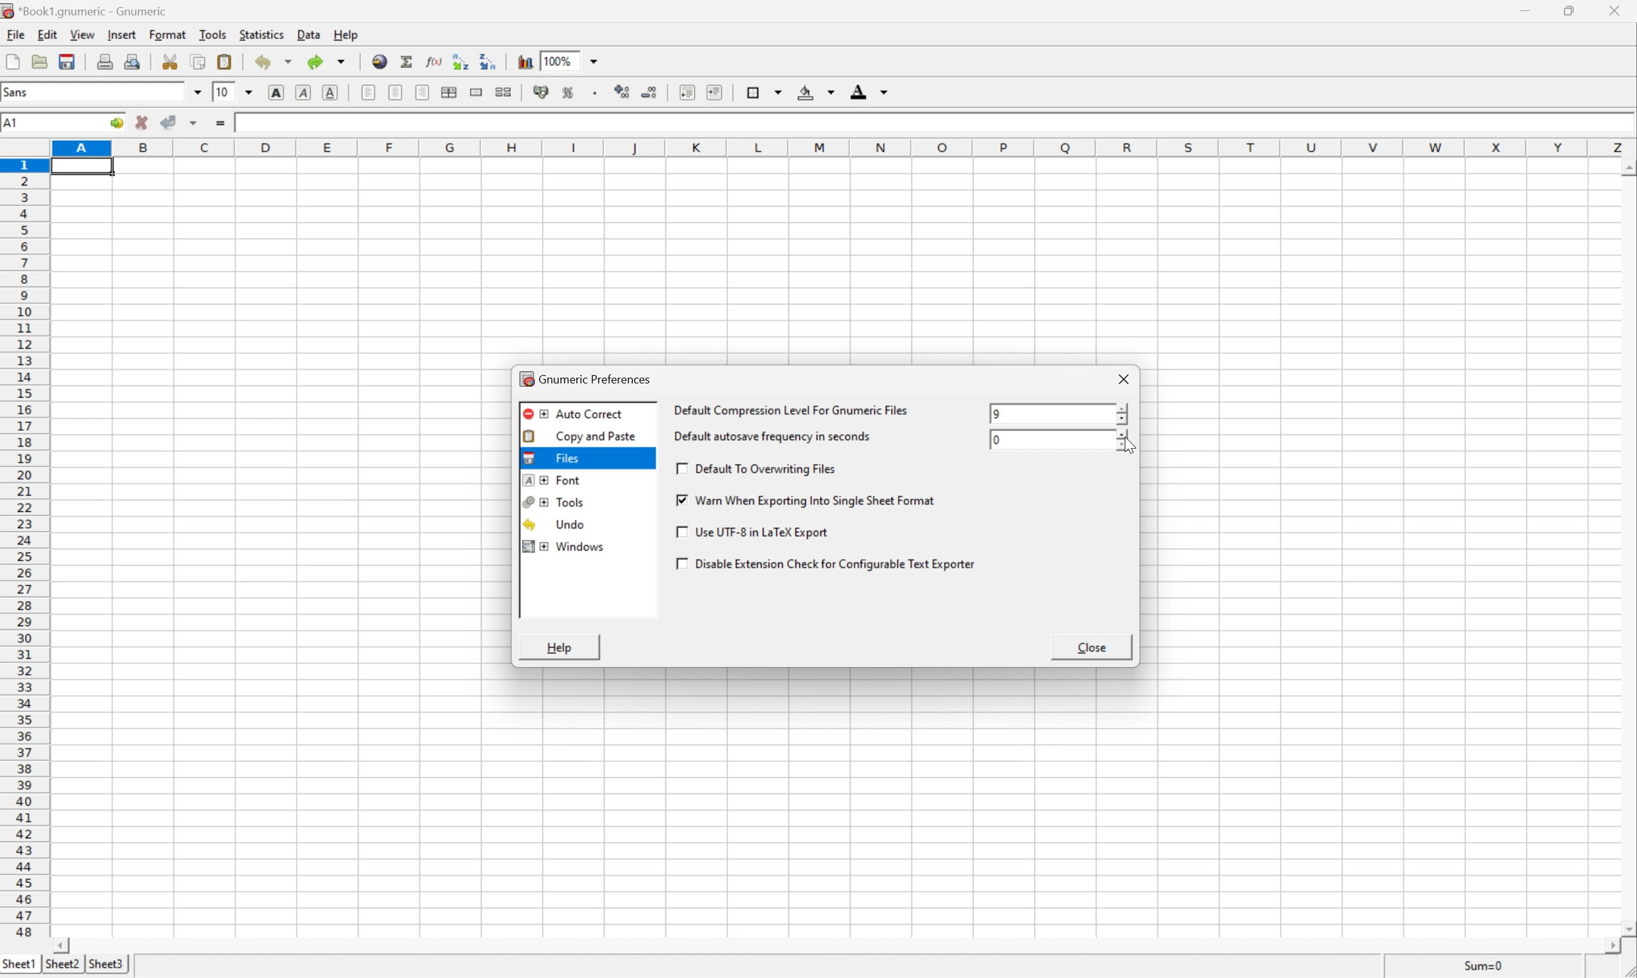 The width and height of the screenshot is (1637, 978). I want to click on new, so click(13, 61).